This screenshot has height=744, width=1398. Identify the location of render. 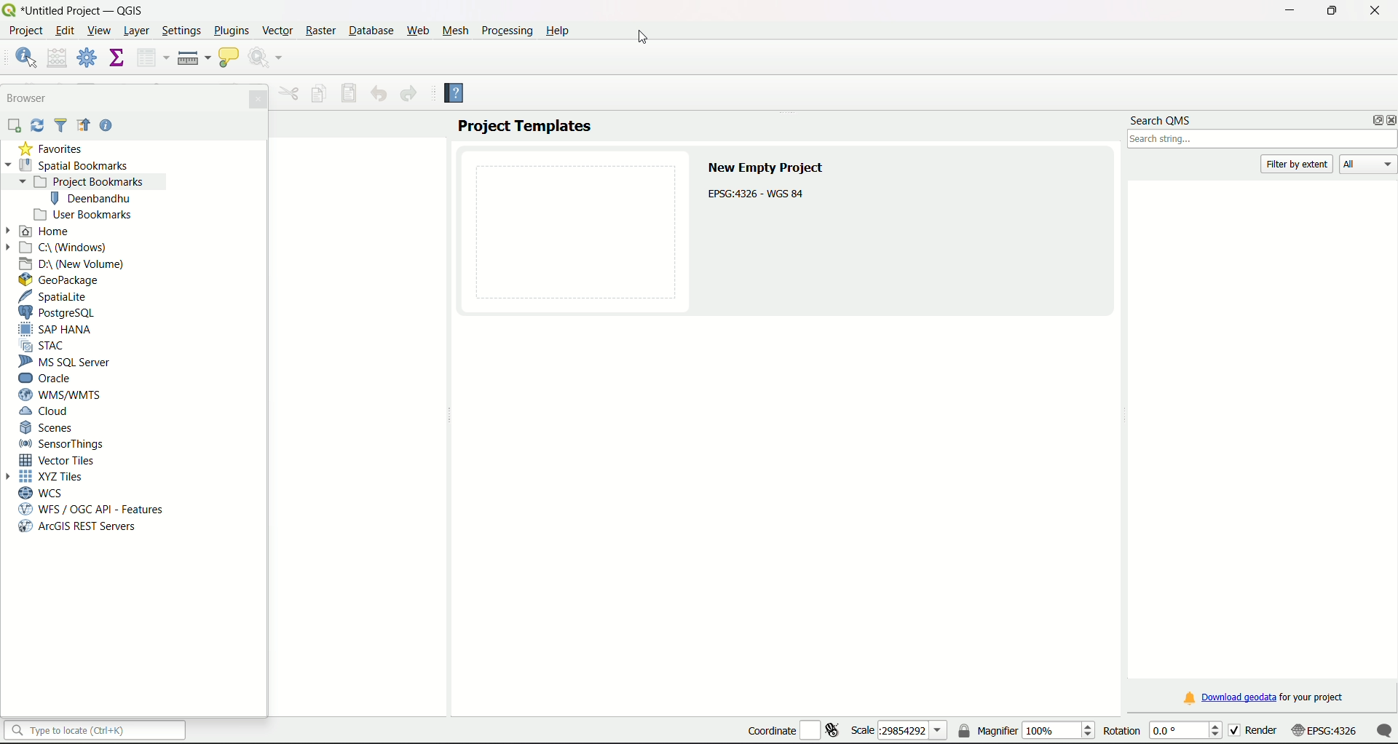
(1266, 731).